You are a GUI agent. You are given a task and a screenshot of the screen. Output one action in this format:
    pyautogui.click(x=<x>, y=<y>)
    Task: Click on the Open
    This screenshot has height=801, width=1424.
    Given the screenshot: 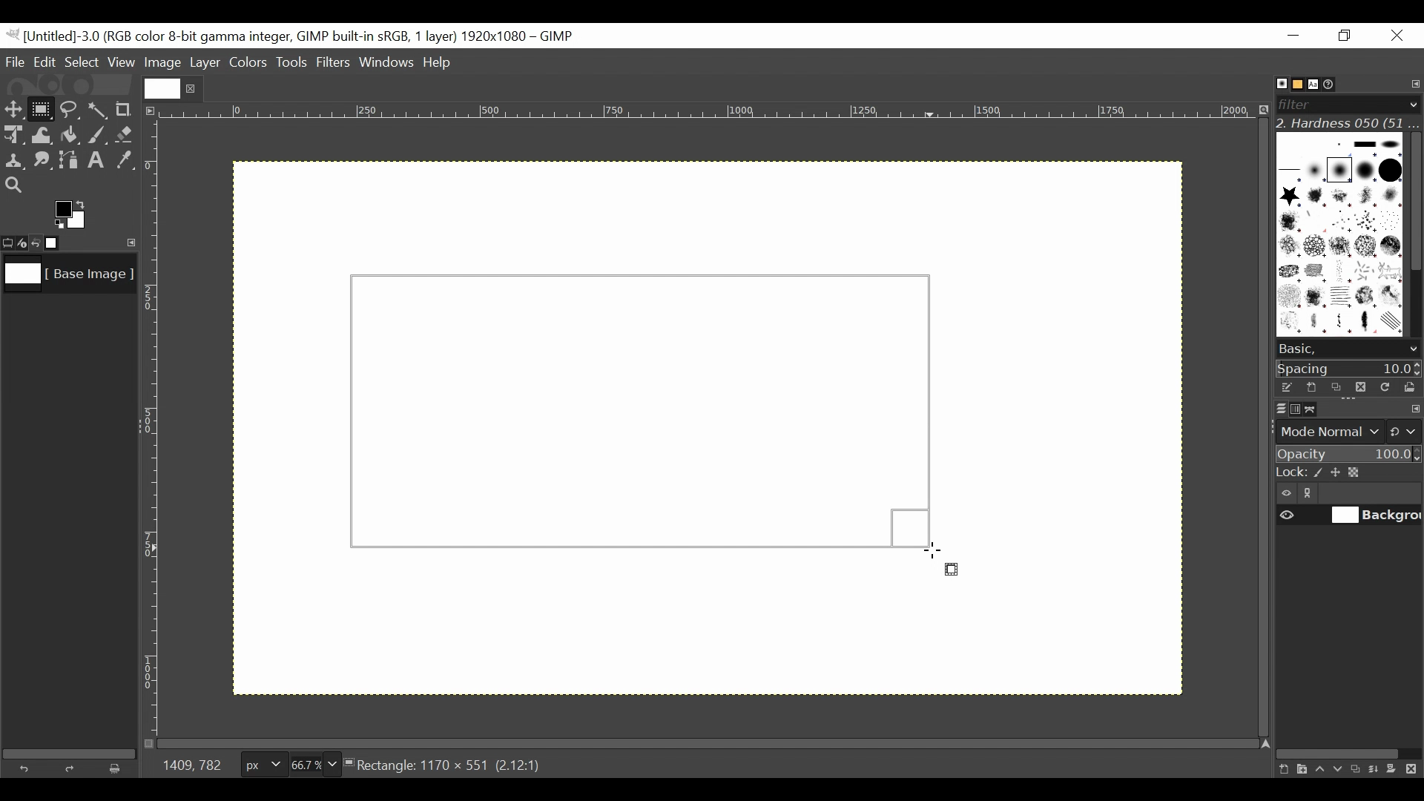 What is the action you would take?
    pyautogui.click(x=1406, y=387)
    